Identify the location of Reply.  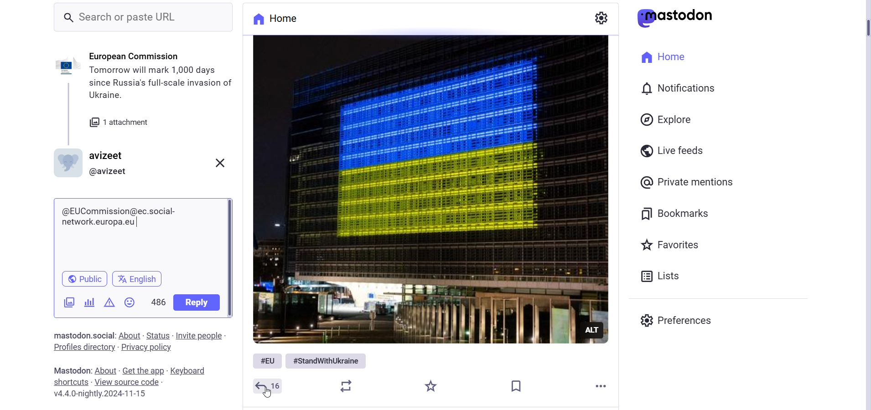
(270, 386).